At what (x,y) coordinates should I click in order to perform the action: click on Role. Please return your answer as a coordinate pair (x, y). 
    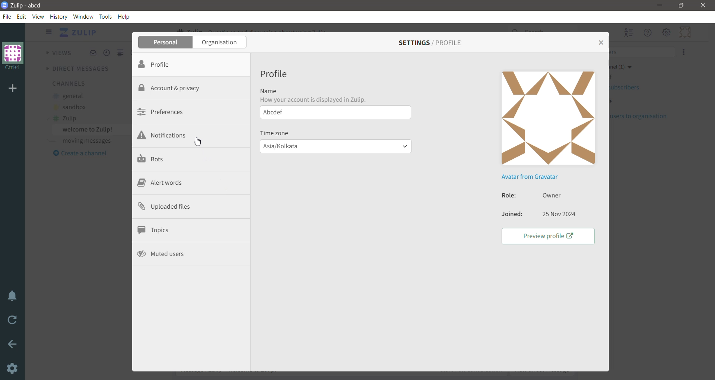
    Looking at the image, I should click on (506, 196).